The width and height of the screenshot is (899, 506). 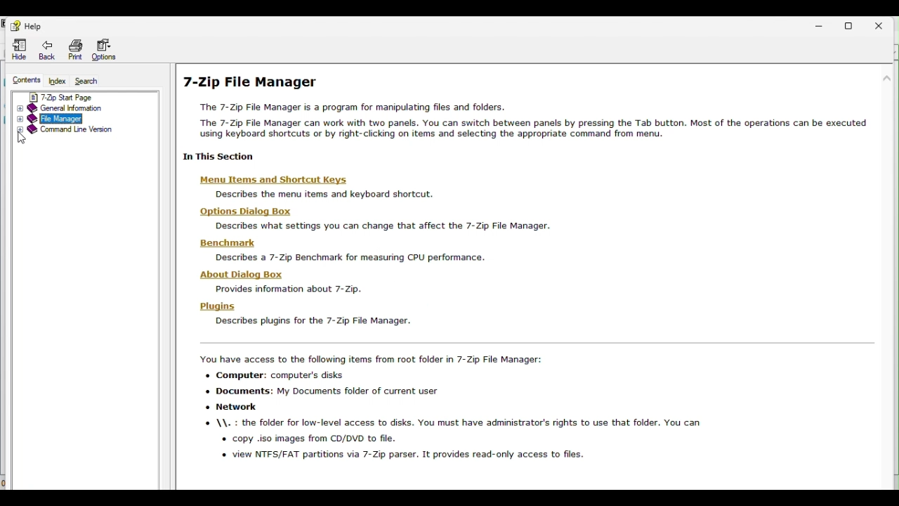 I want to click on Contents, so click(x=24, y=80).